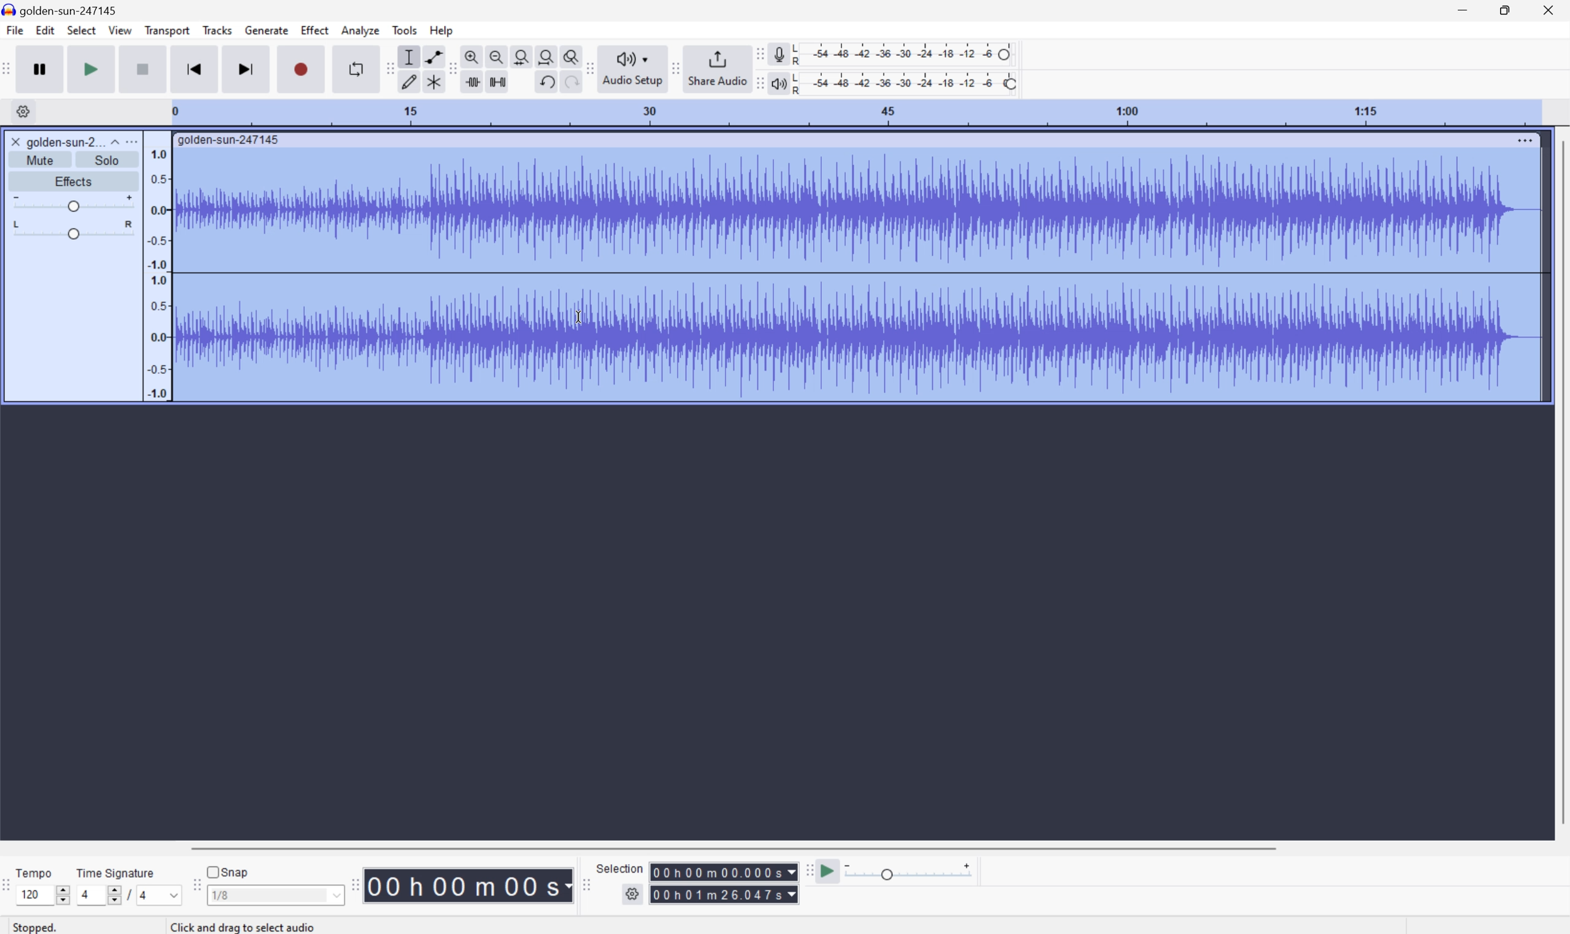 Image resolution: width=1570 pixels, height=934 pixels. I want to click on Undo, so click(546, 82).